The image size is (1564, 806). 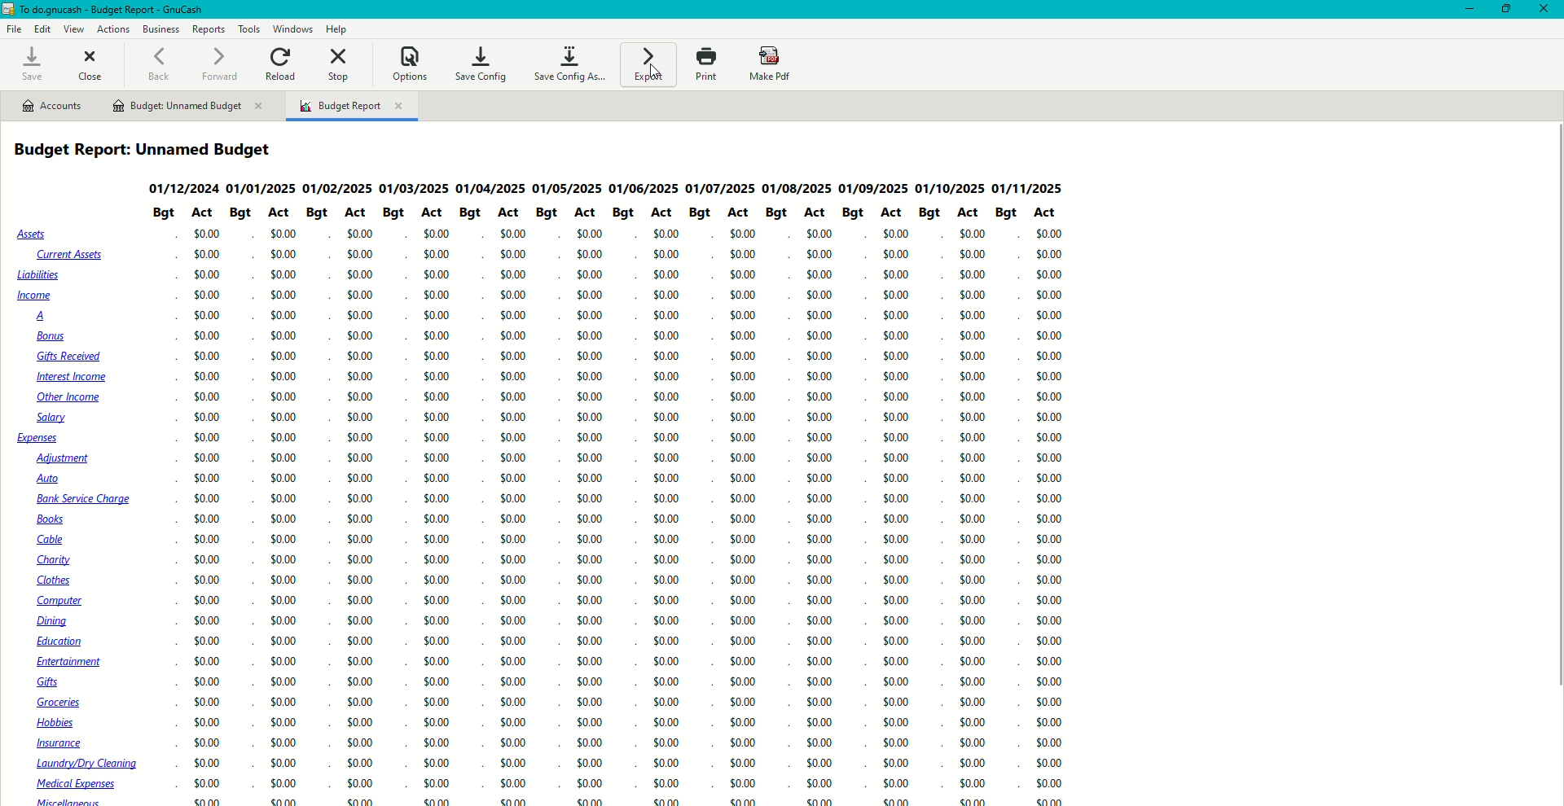 I want to click on $0.00, so click(x=590, y=254).